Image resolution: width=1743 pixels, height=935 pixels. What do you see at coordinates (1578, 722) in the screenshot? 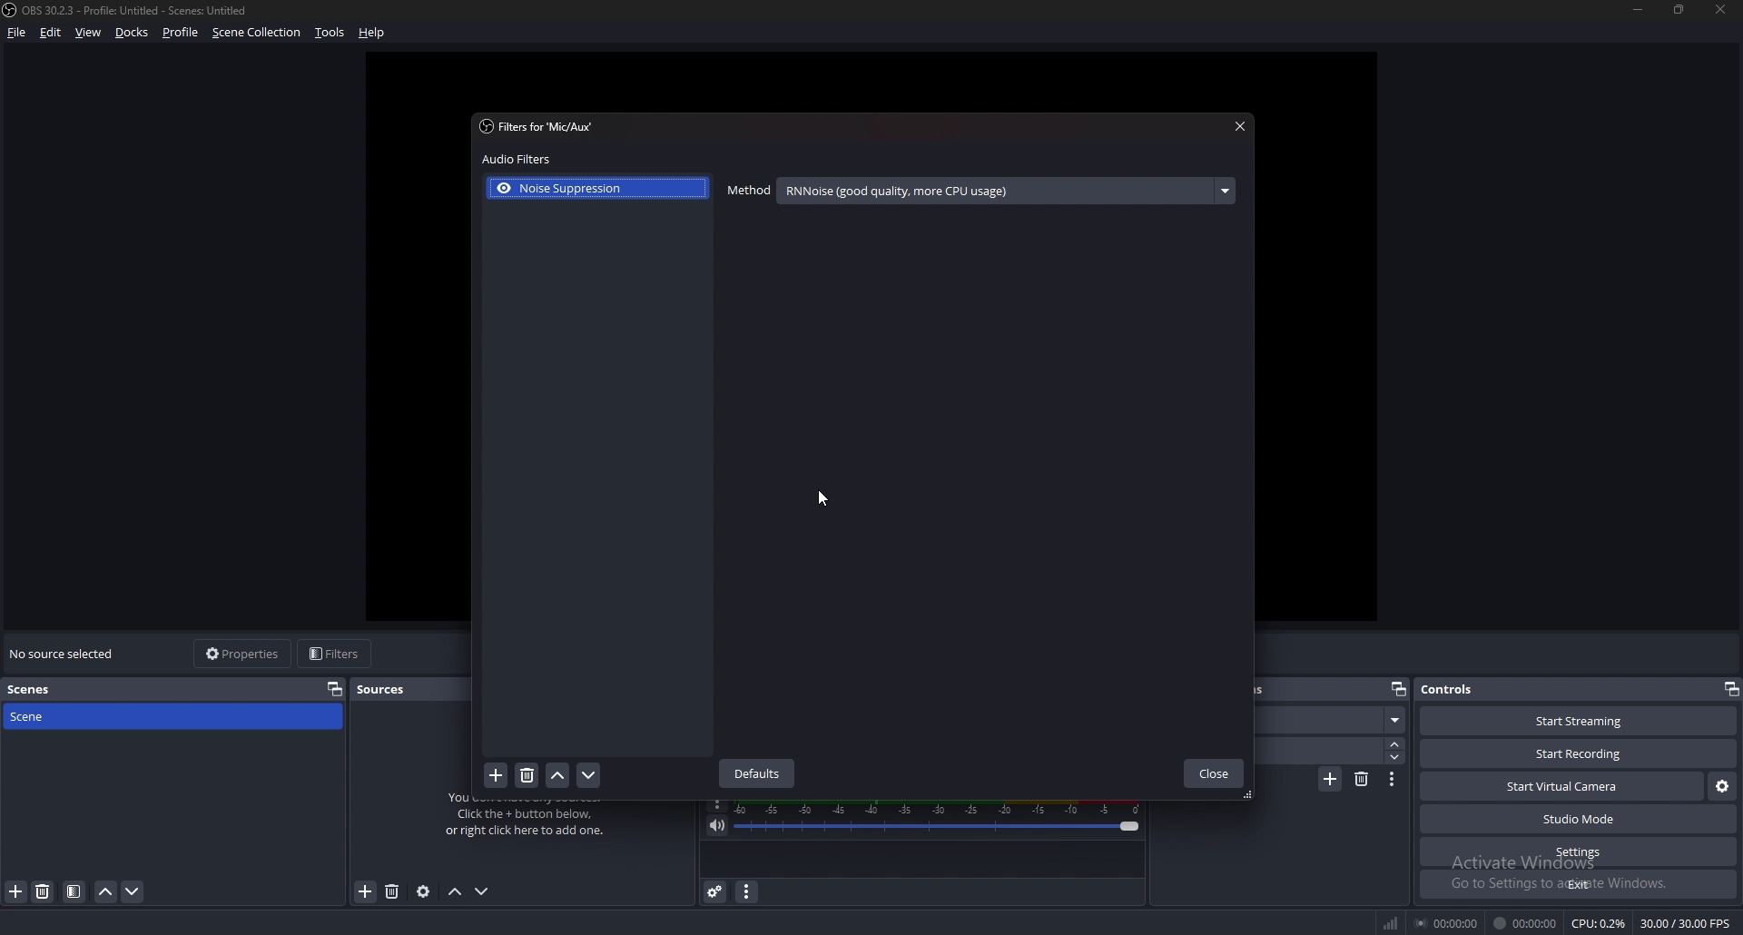
I see `start streaming` at bounding box center [1578, 722].